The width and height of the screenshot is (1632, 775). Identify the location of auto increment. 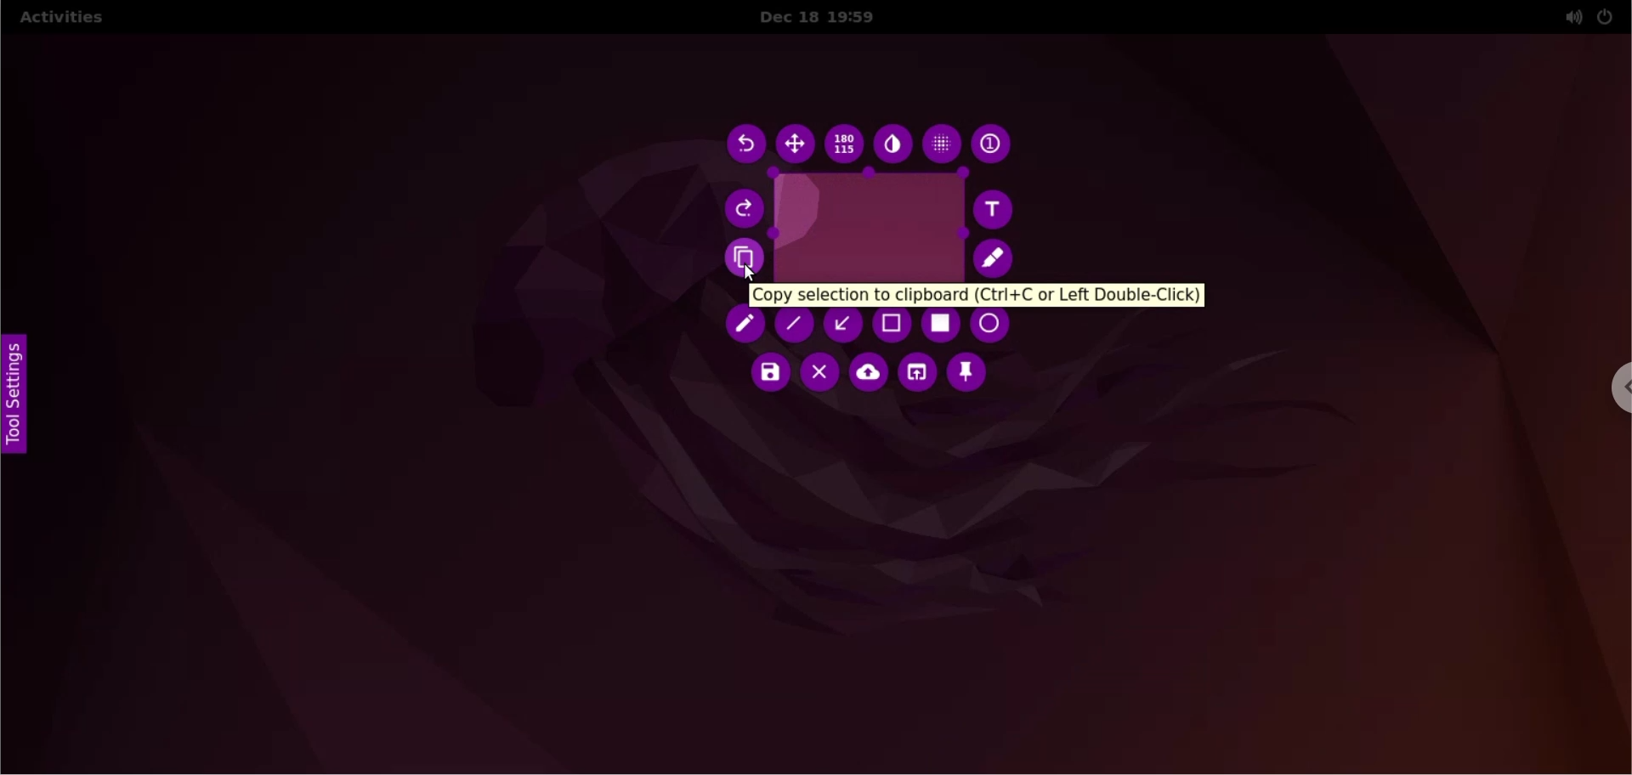
(992, 144).